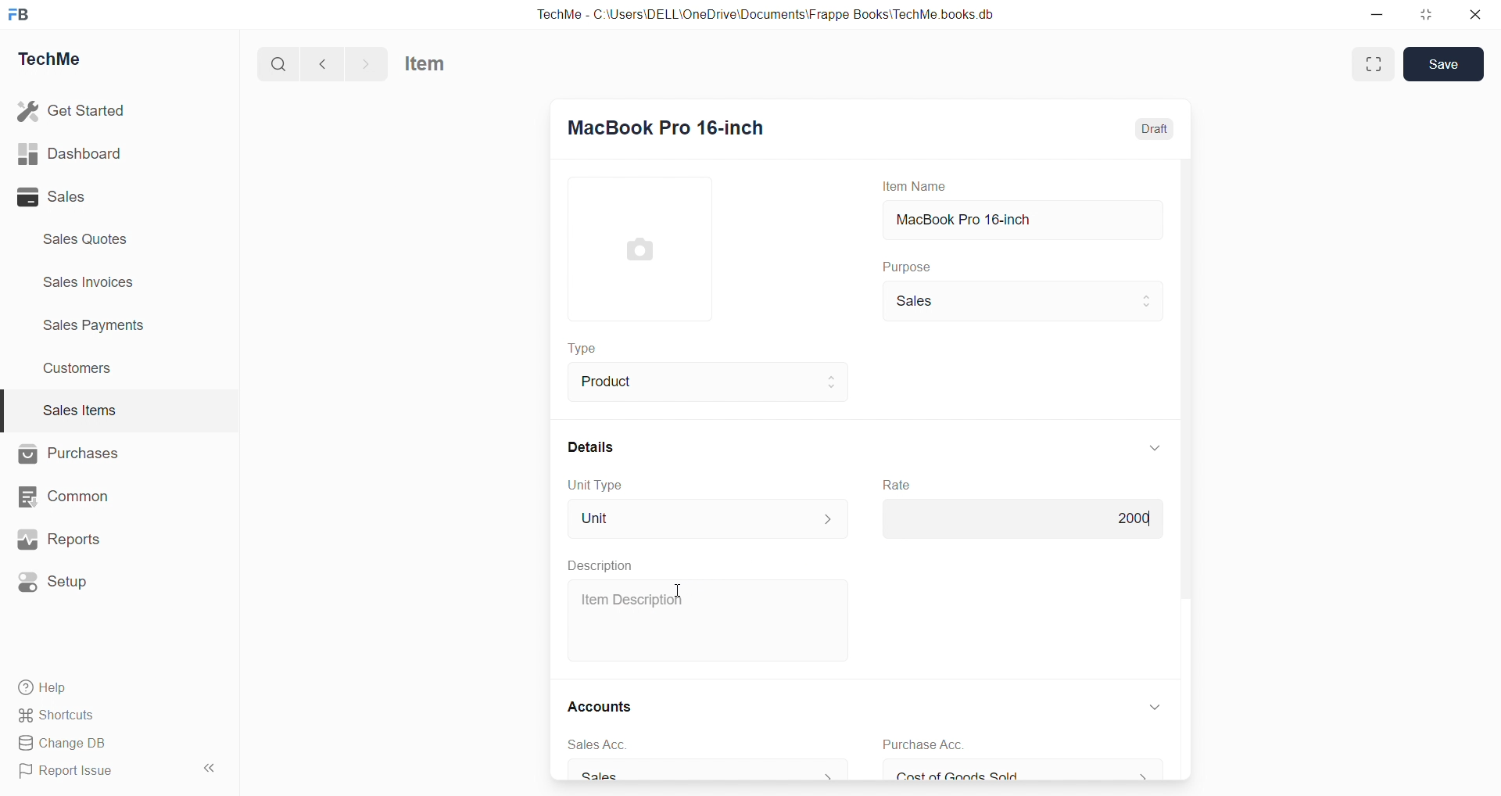 Image resolution: width=1501 pixels, height=796 pixels. Describe the element at coordinates (707, 382) in the screenshot. I see `Product` at that location.